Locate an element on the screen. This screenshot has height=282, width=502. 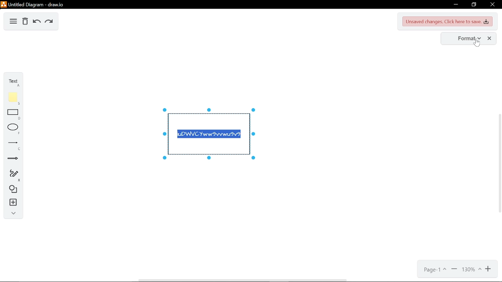
diagram is located at coordinates (13, 22).